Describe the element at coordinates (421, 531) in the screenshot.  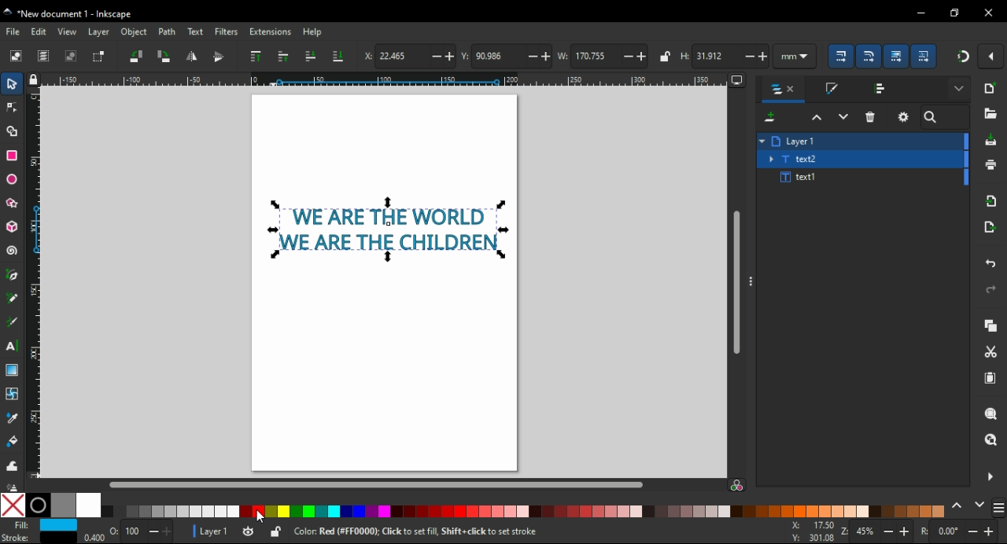
I see `keyboard shortcuts and usage hints` at that location.